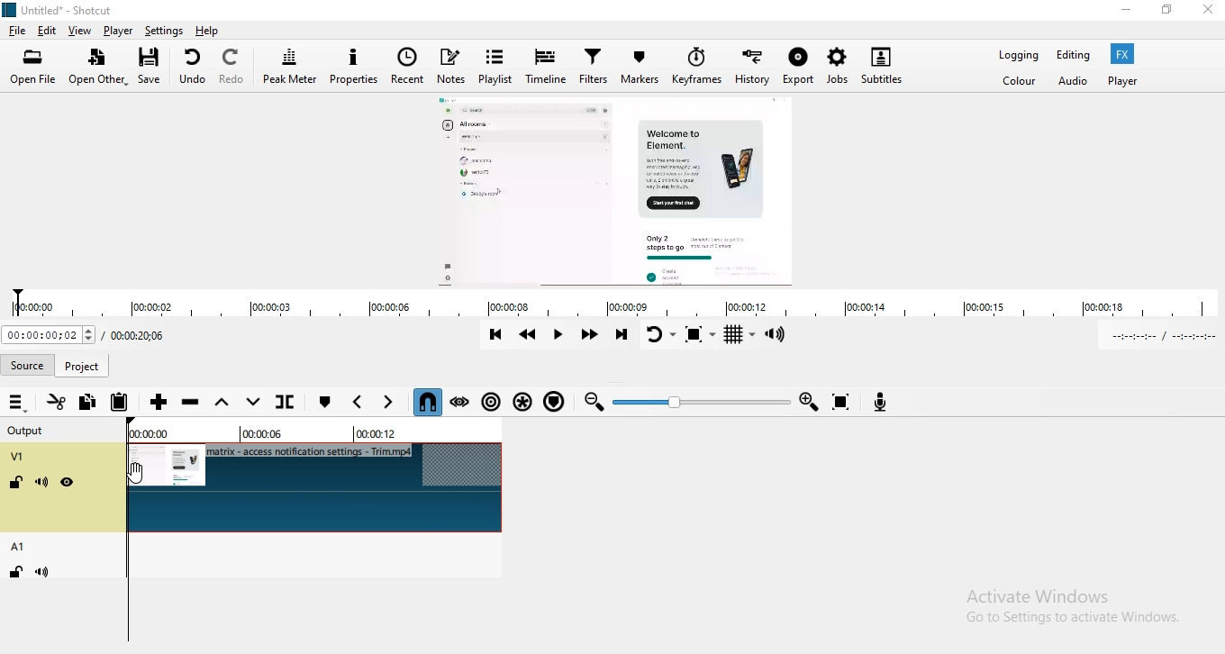 The image size is (1225, 654). Describe the element at coordinates (48, 31) in the screenshot. I see `Edit` at that location.